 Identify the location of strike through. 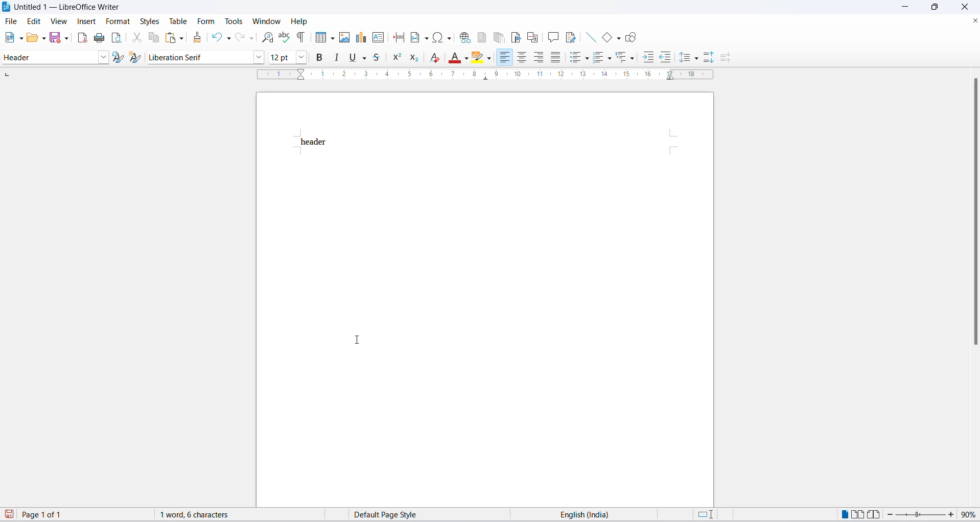
(380, 57).